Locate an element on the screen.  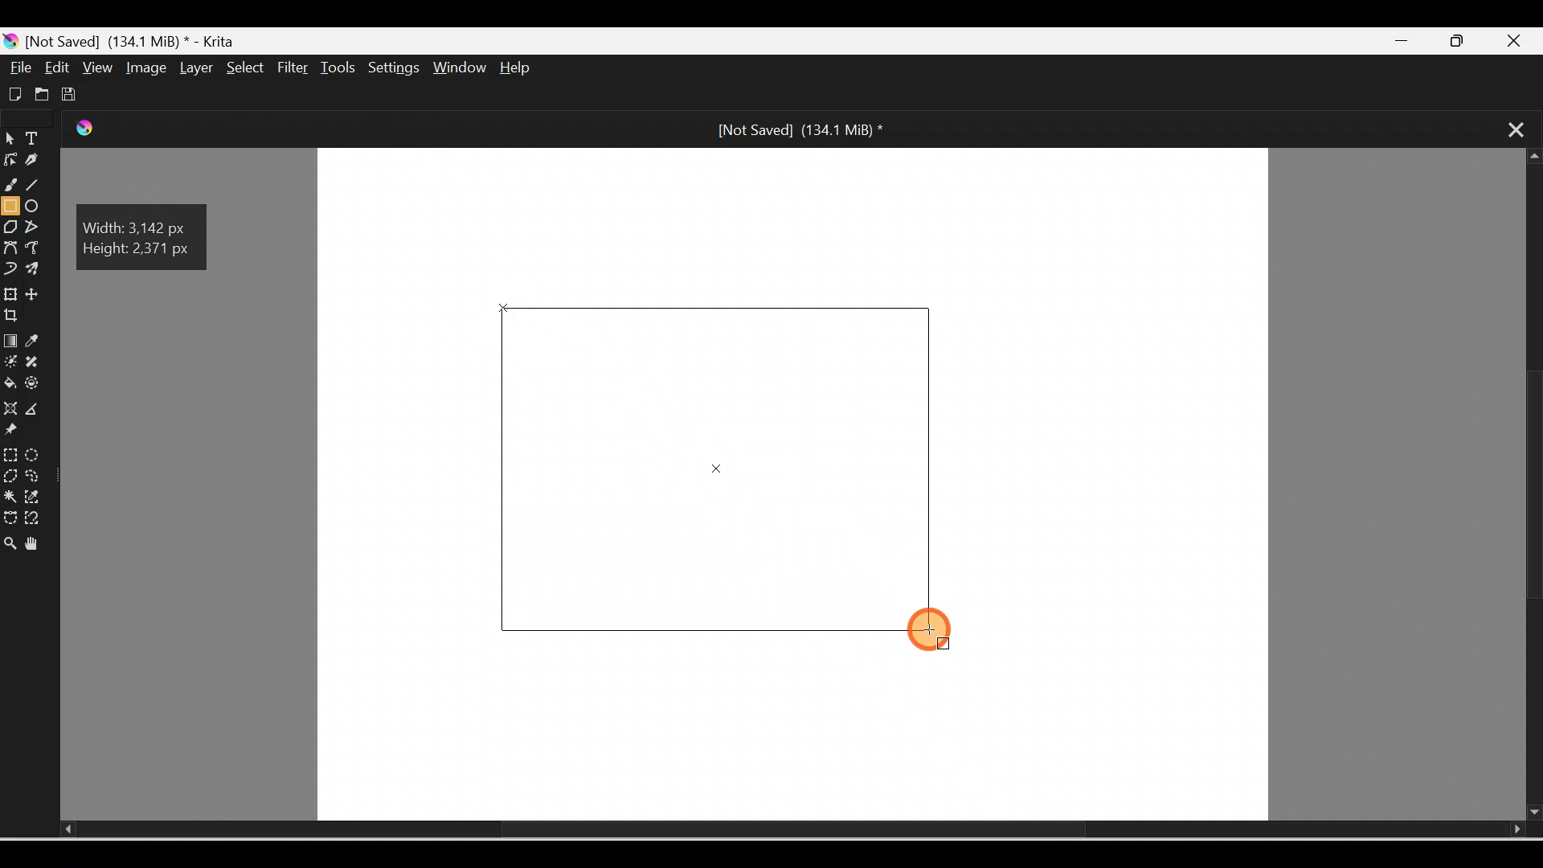
Minimize is located at coordinates (1405, 42).